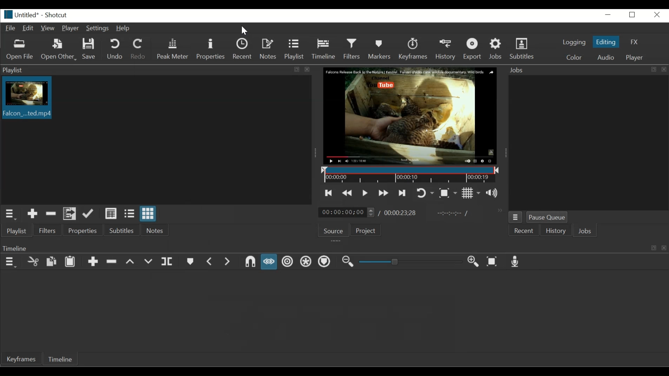 The image size is (669, 376). I want to click on Open Other, so click(59, 49).